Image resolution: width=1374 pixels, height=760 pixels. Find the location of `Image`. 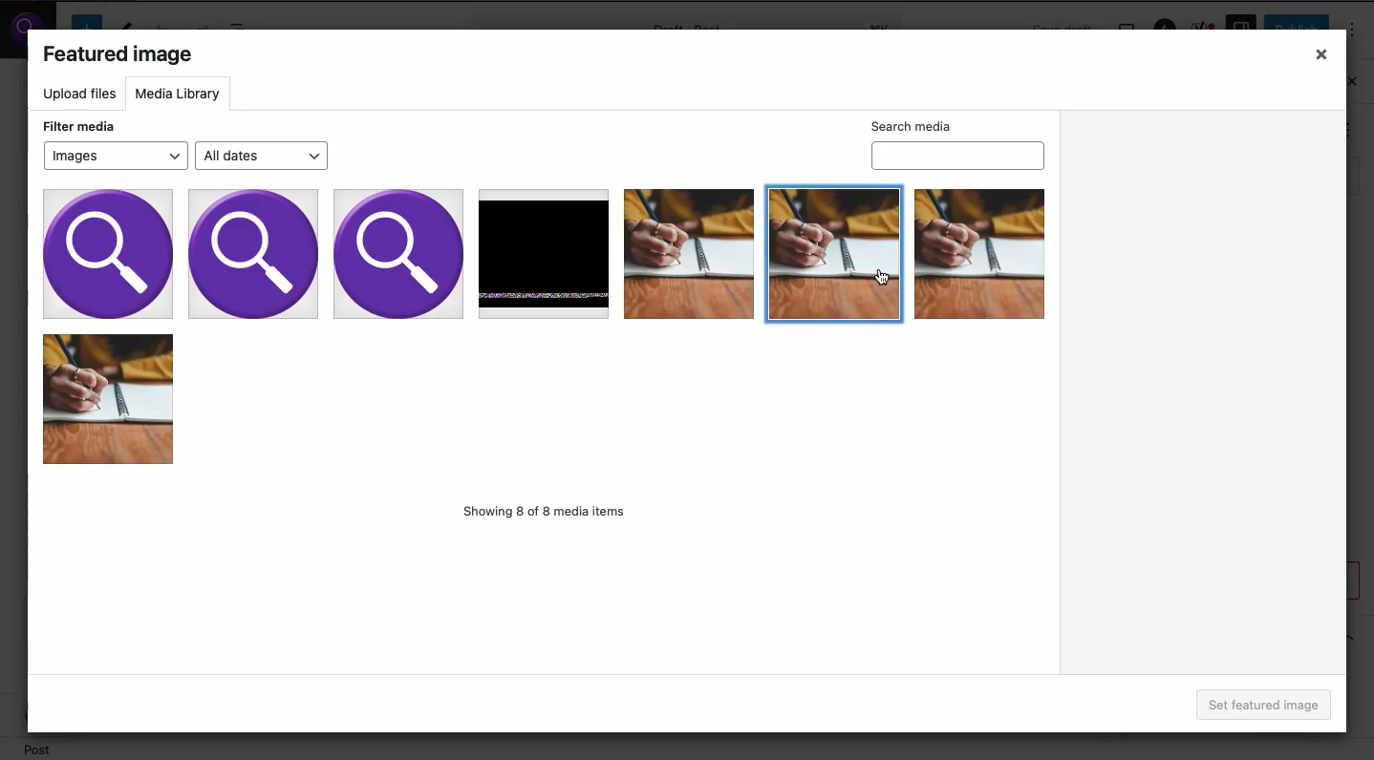

Image is located at coordinates (252, 254).